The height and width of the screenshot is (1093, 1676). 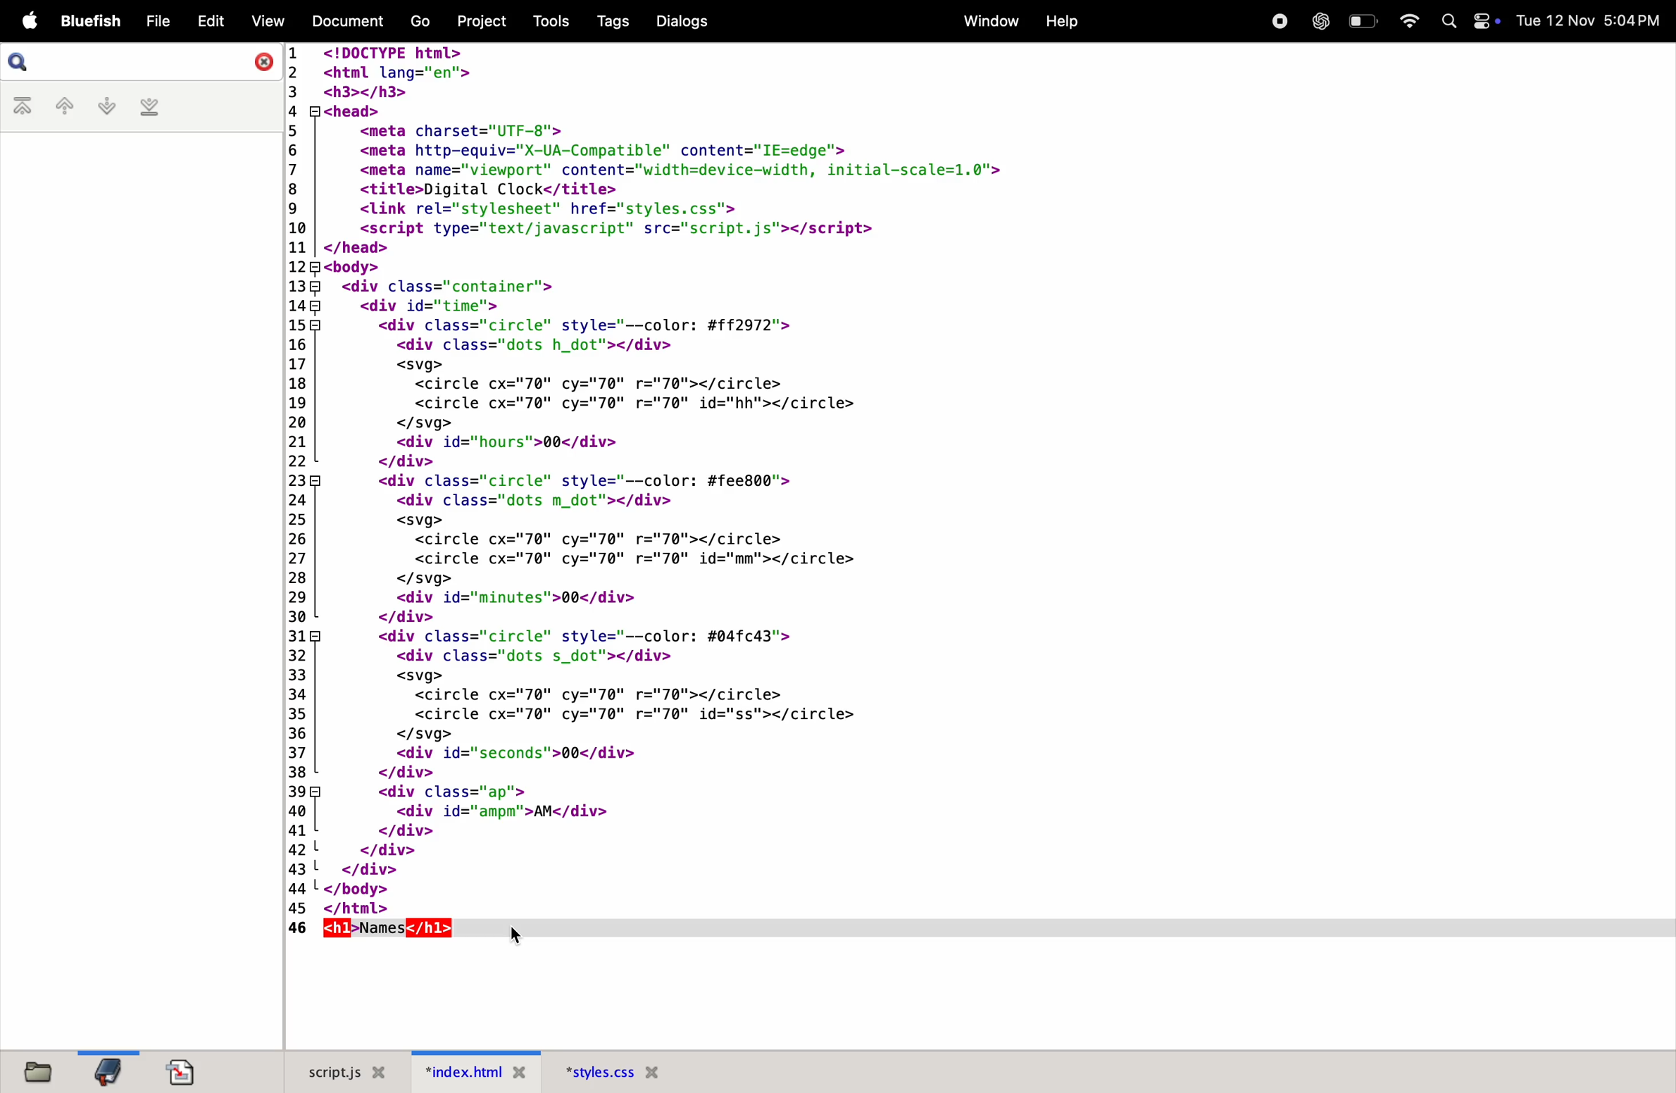 I want to click on file, so click(x=42, y=1070).